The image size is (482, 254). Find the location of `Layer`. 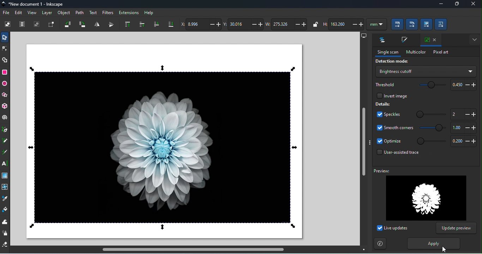

Layer is located at coordinates (48, 14).